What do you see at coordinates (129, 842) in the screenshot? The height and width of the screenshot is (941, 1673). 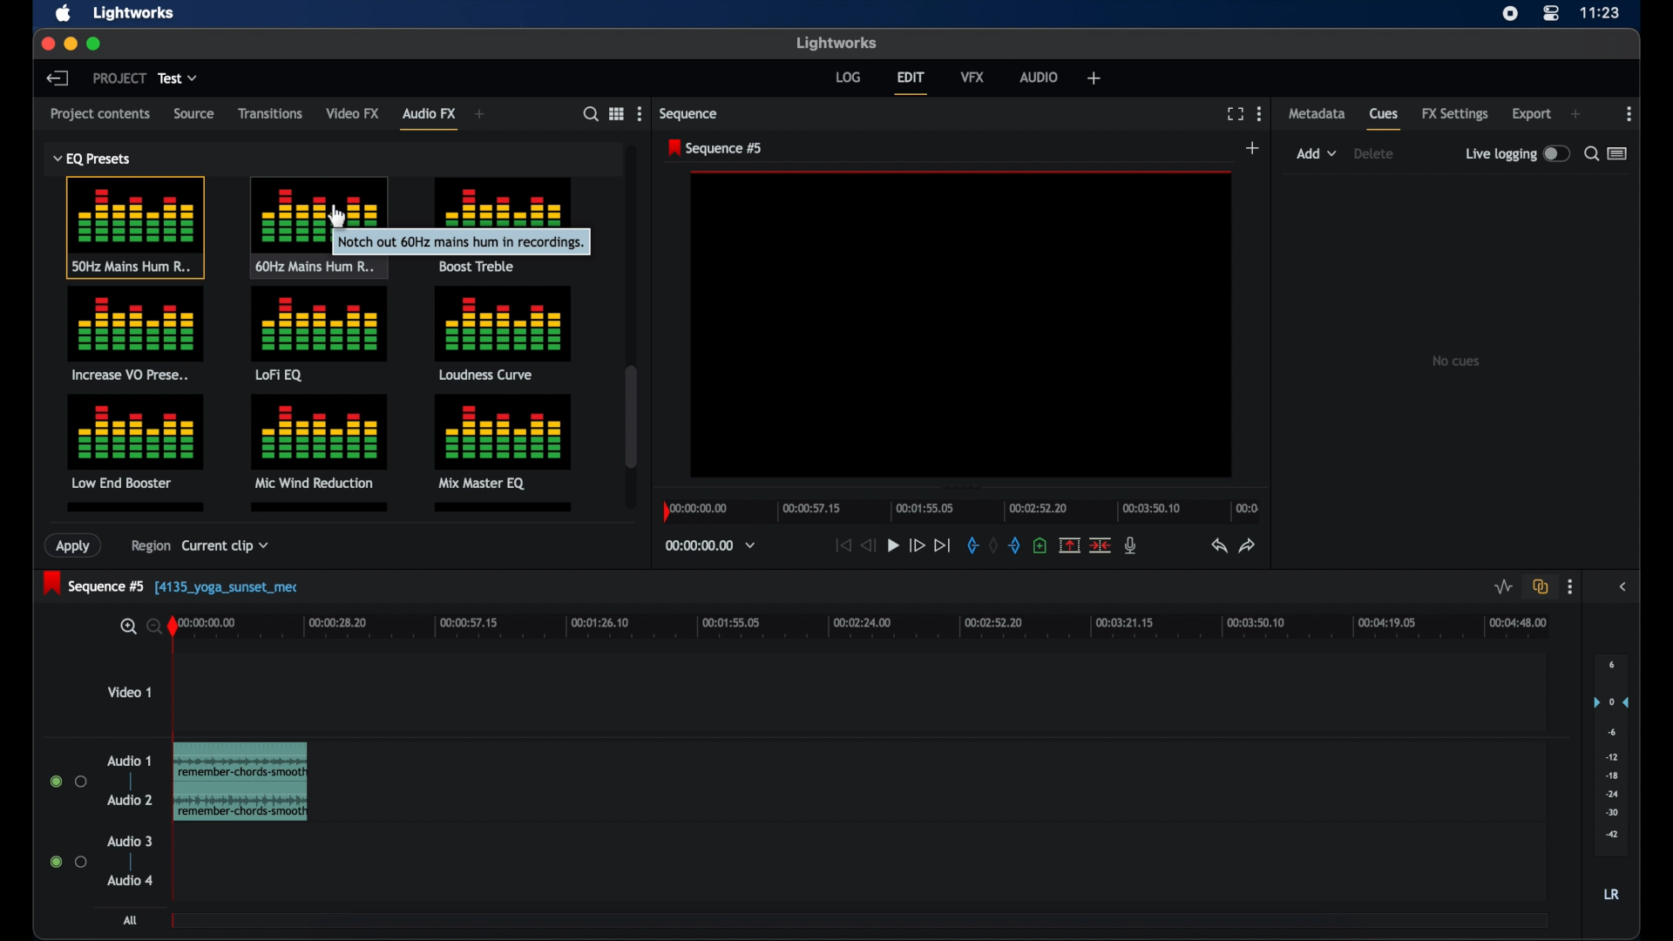 I see `audio 3` at bounding box center [129, 842].